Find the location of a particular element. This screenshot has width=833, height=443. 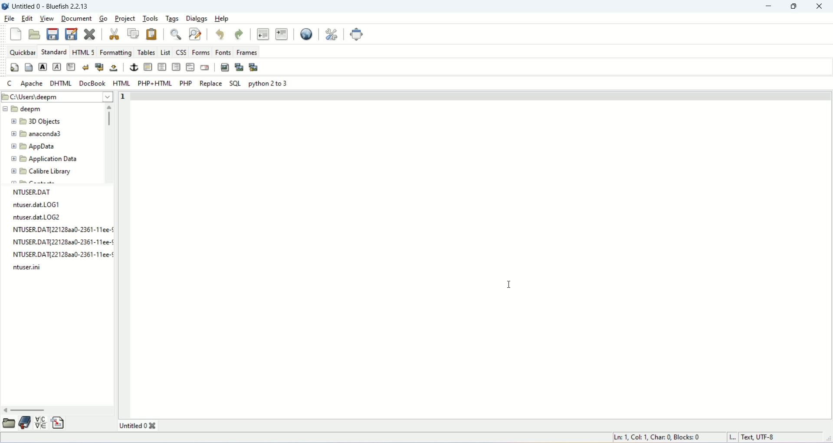

dialogs is located at coordinates (197, 18).